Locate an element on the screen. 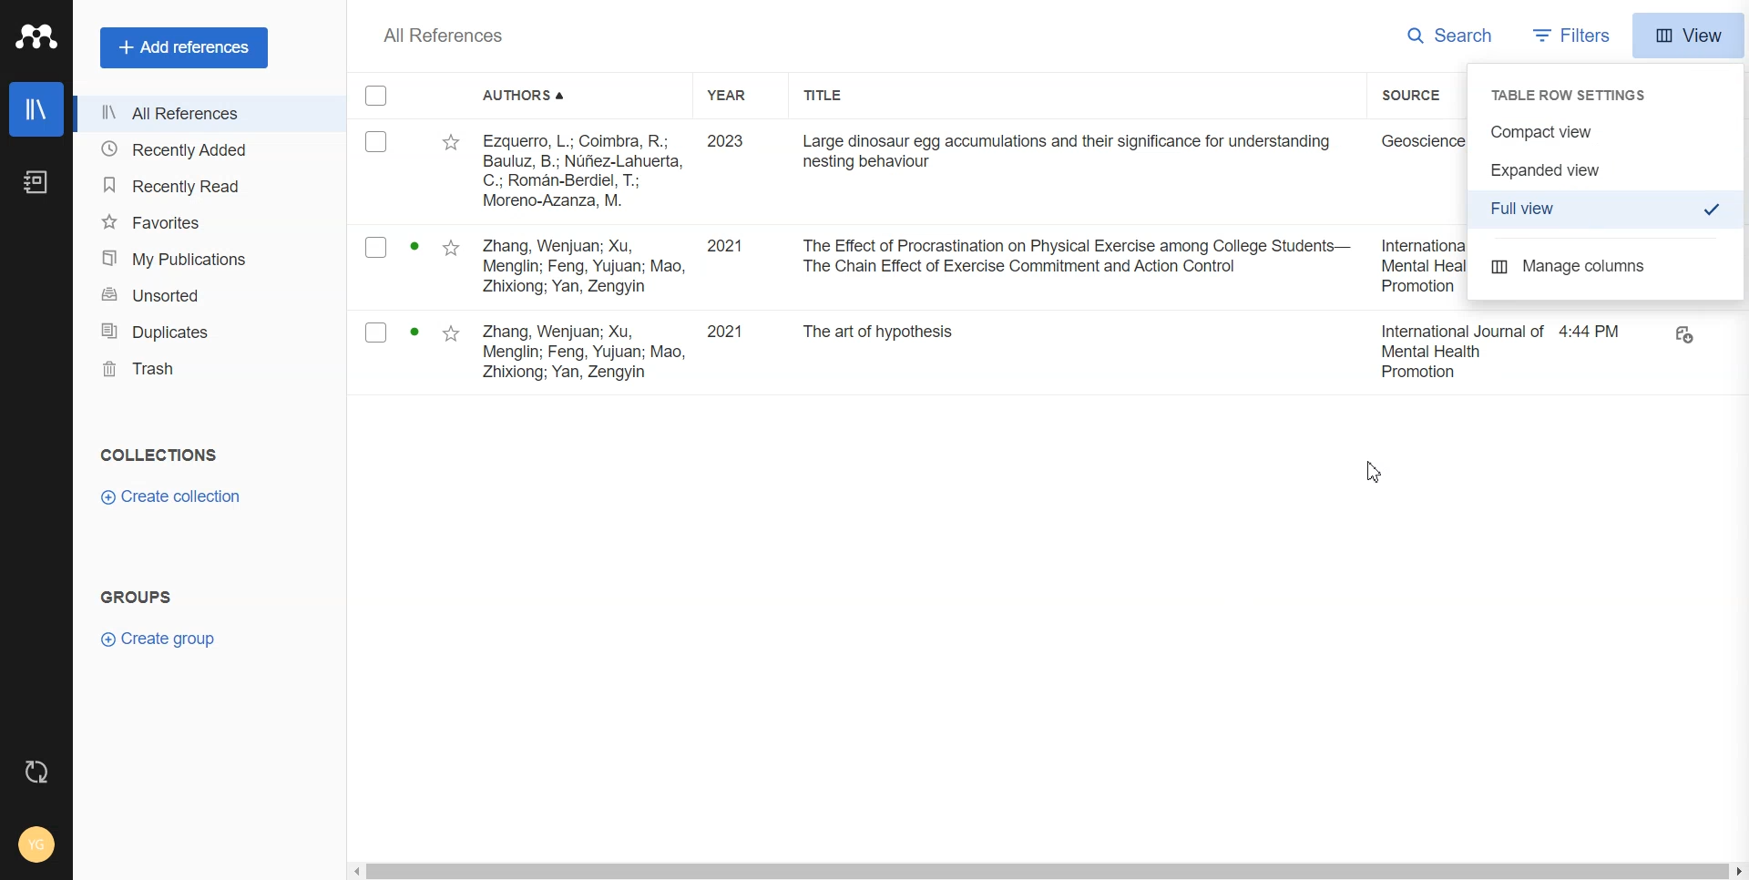  Add references is located at coordinates (185, 47).